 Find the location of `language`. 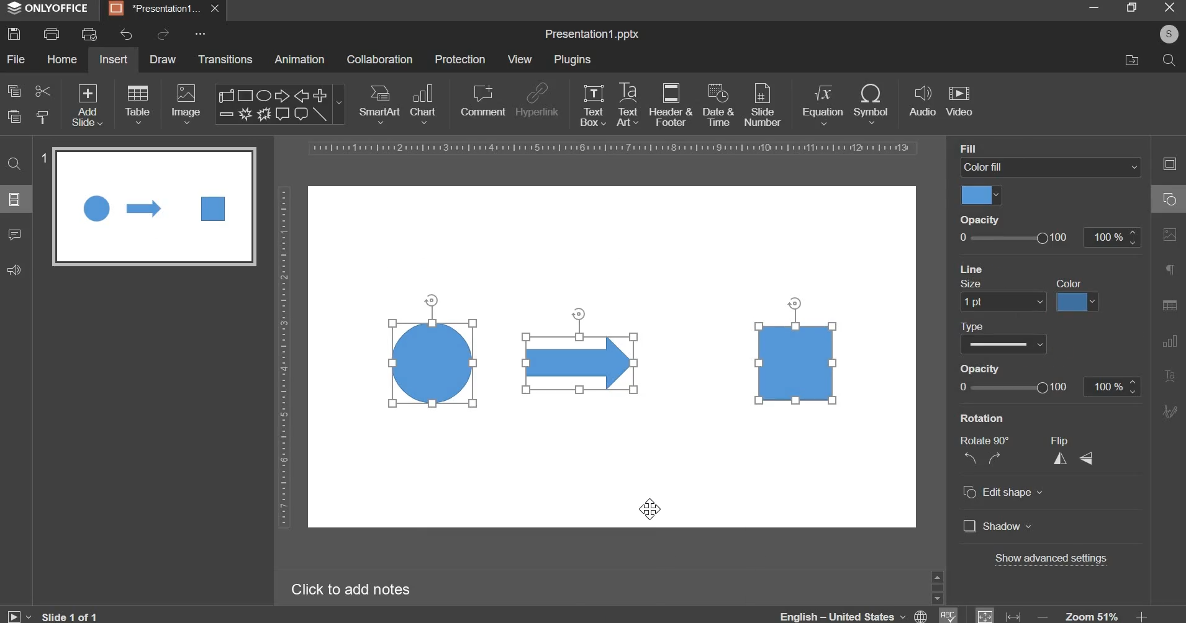

language is located at coordinates (856, 613).